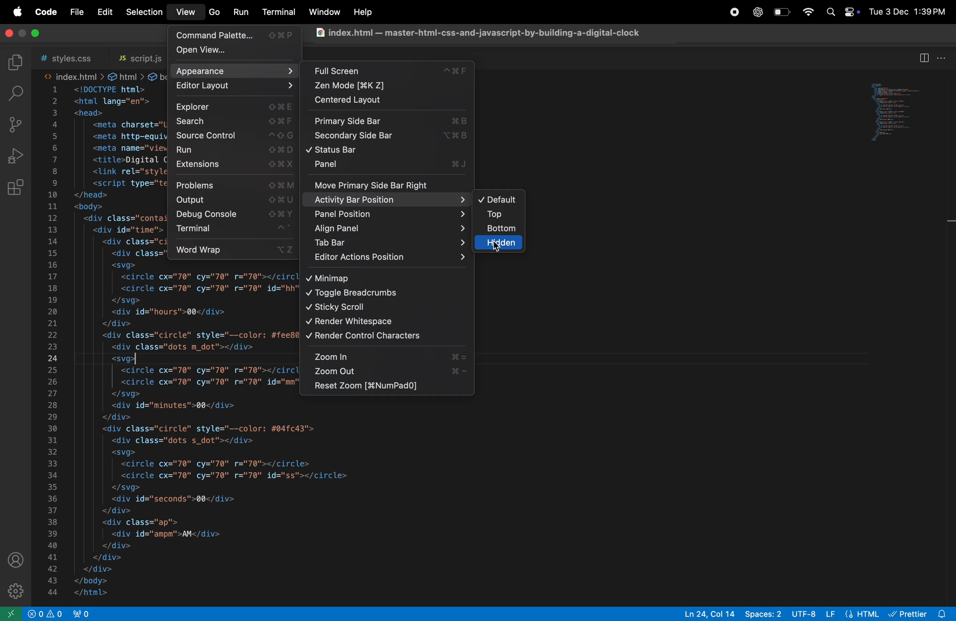  Describe the element at coordinates (383, 387) in the screenshot. I see `reset zoom touch pad` at that location.